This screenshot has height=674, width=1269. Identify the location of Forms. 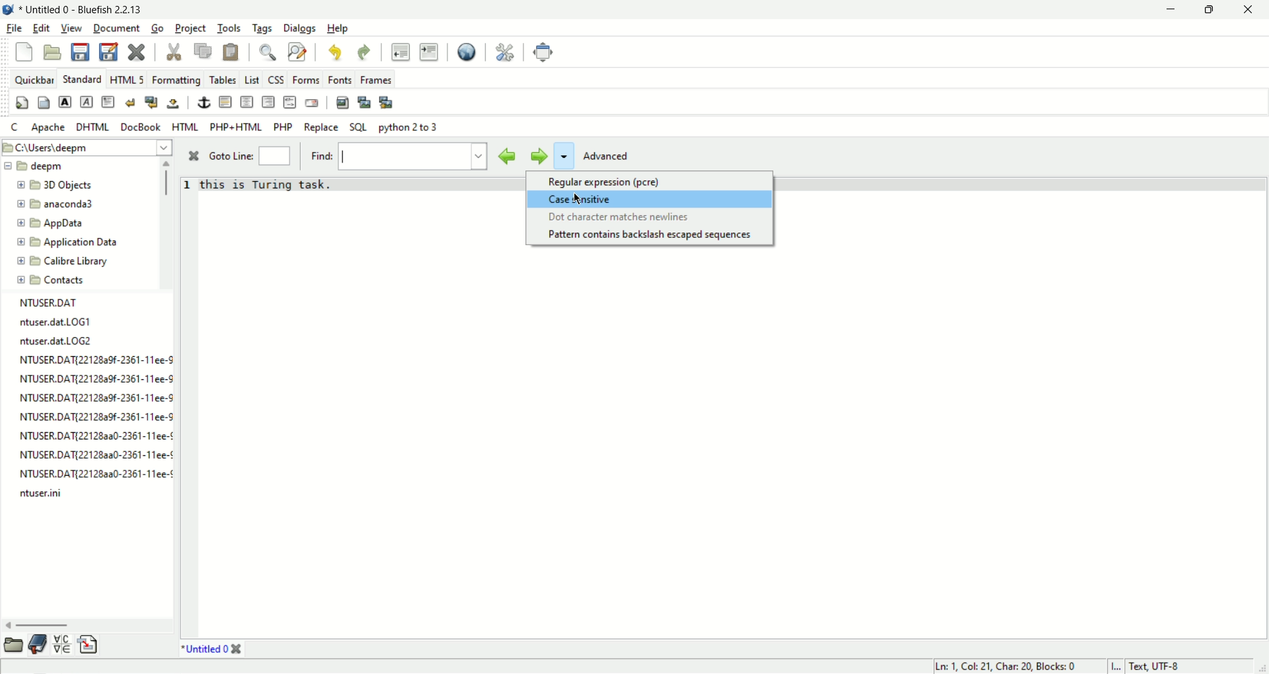
(307, 80).